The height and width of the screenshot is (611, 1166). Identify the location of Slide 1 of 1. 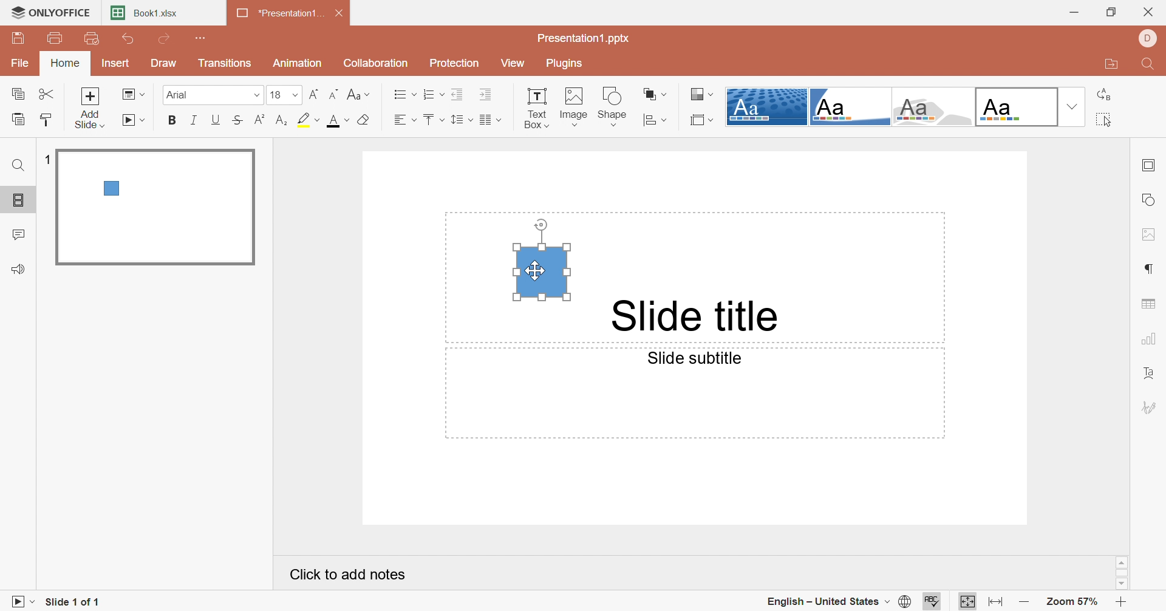
(77, 601).